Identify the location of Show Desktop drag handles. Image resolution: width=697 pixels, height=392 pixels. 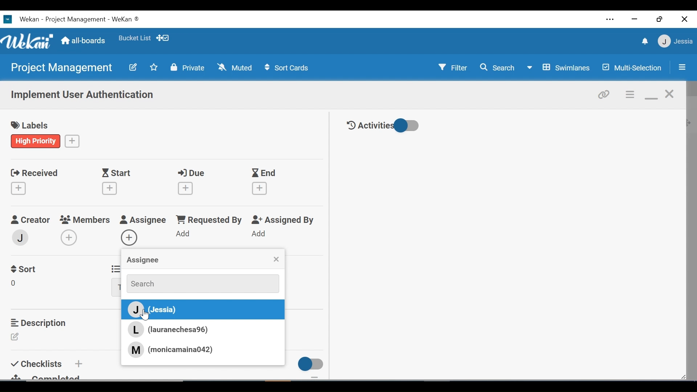
(164, 38).